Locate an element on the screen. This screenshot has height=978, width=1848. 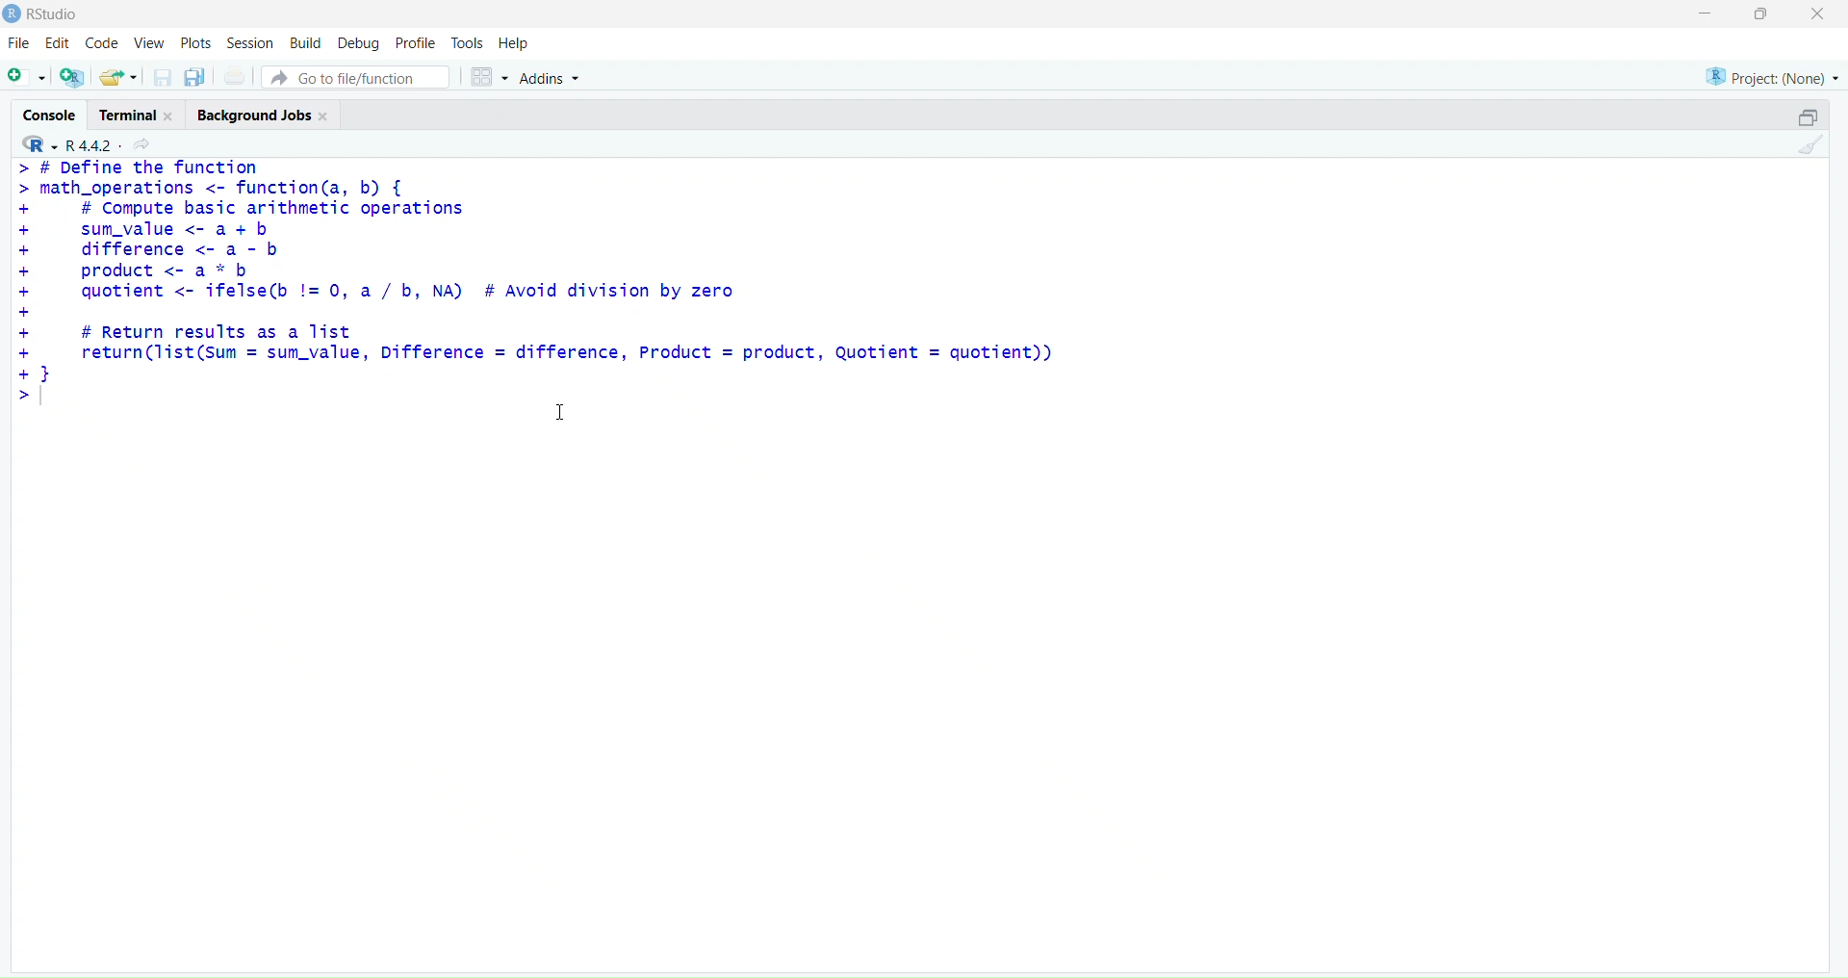
New File is located at coordinates (25, 74).